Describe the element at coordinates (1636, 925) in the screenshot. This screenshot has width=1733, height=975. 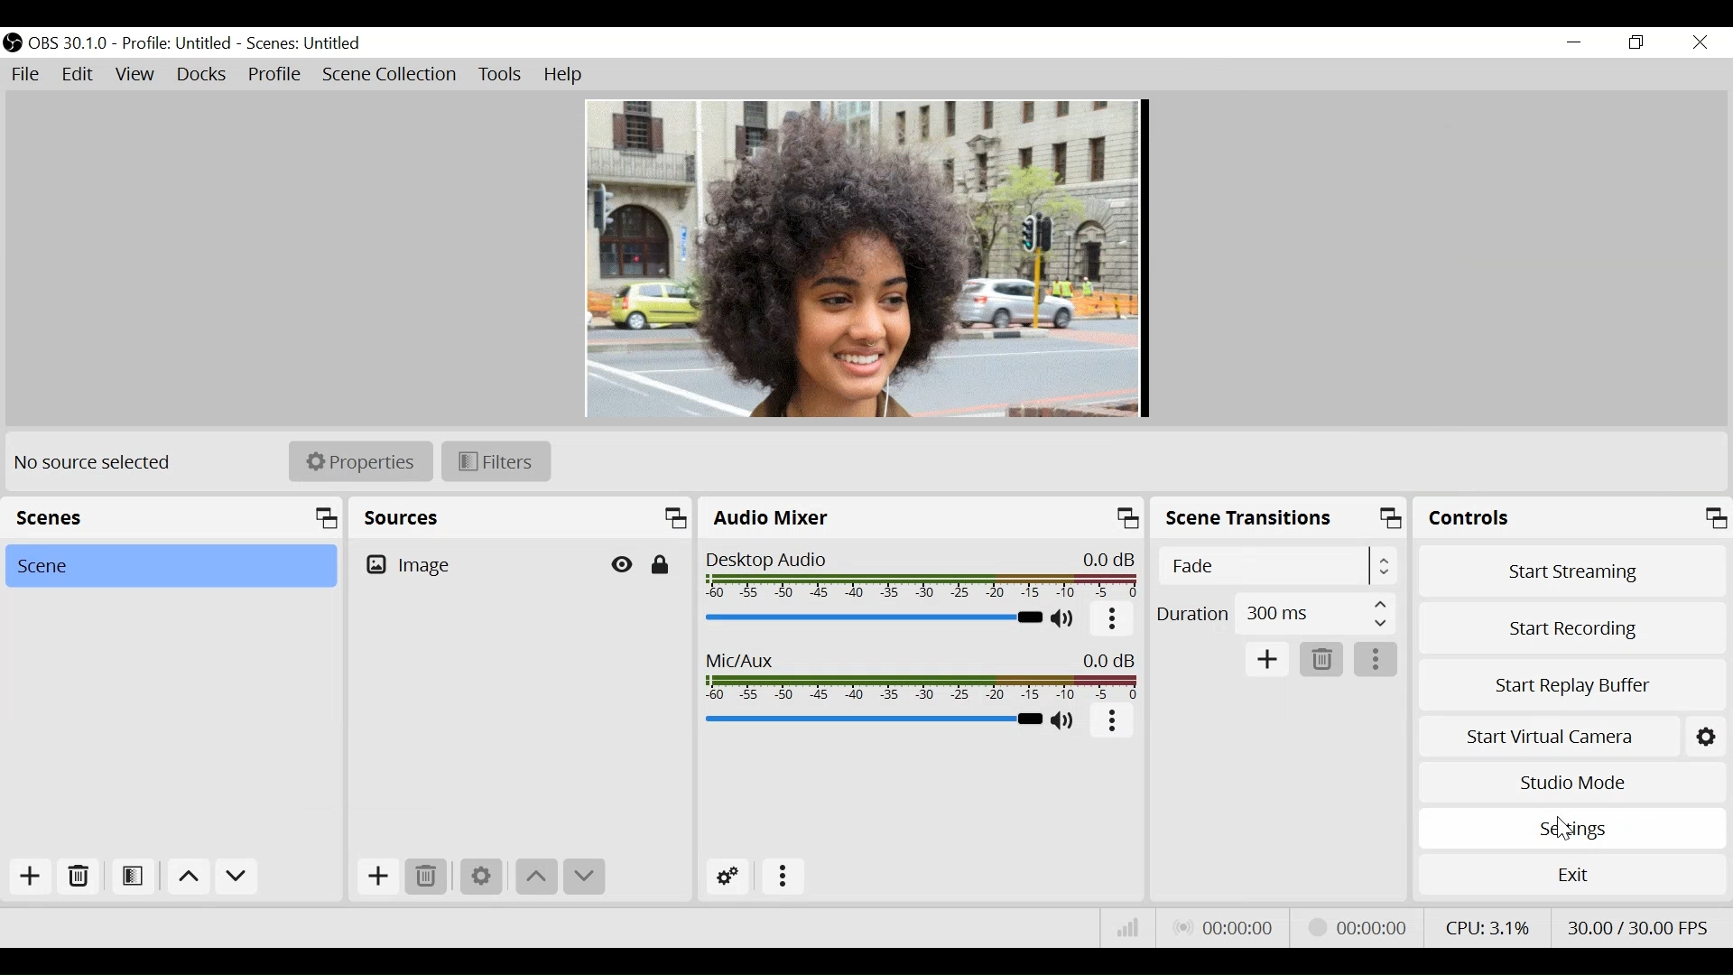
I see `Frame Per Second` at that location.